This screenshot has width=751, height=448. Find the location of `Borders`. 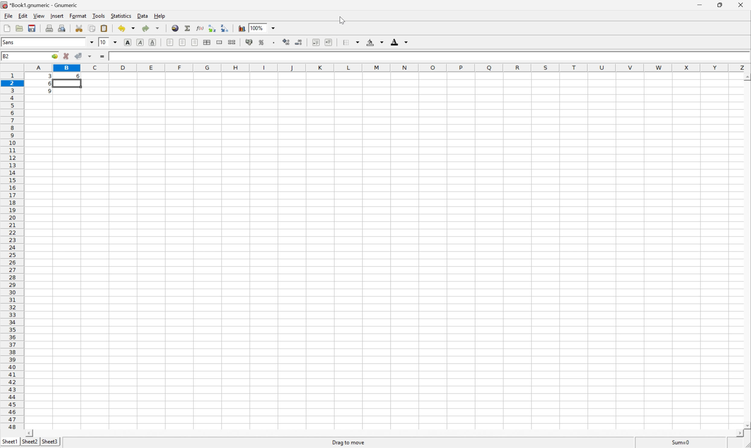

Borders is located at coordinates (350, 42).